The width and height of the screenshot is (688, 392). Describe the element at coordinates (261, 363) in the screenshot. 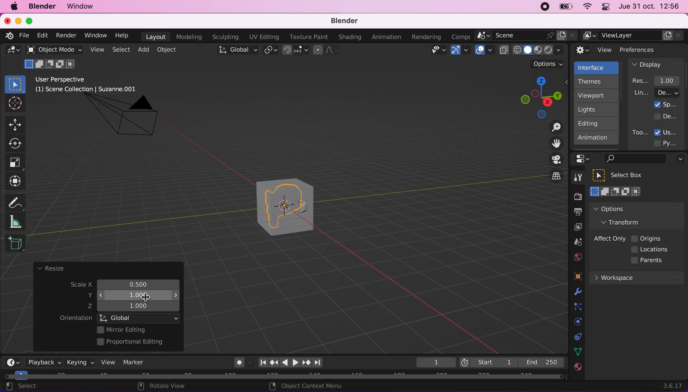

I see `jump to end point` at that location.